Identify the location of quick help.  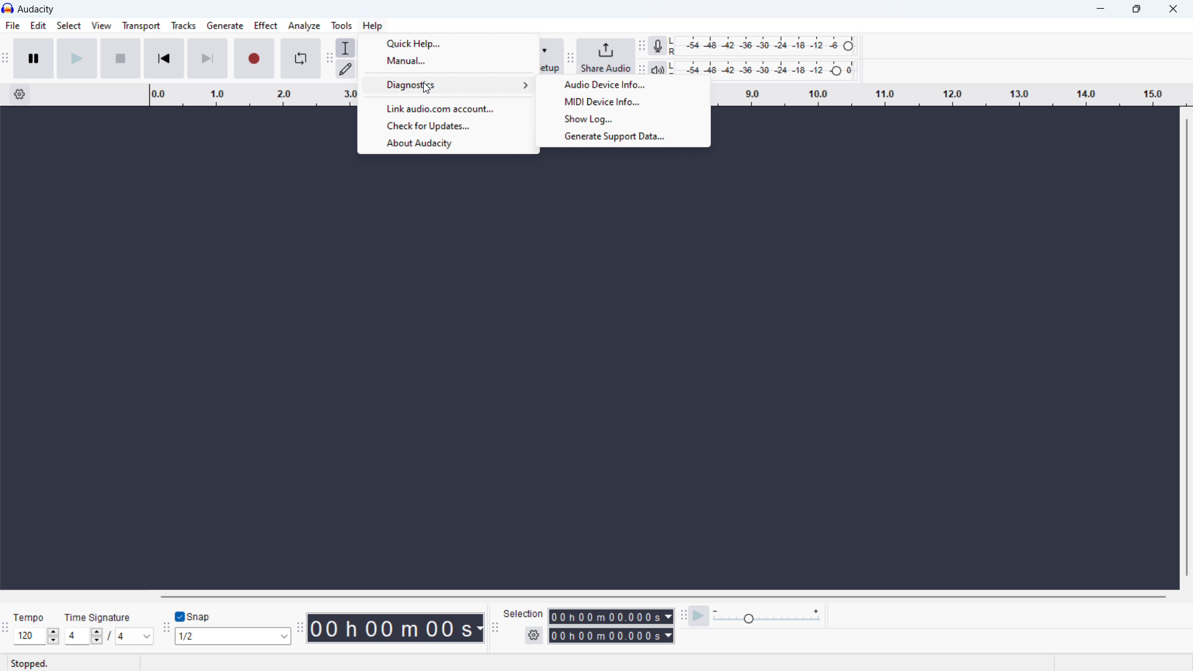
(449, 43).